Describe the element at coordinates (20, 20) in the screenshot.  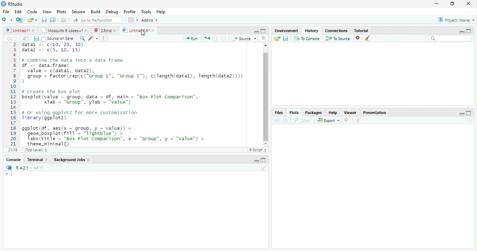
I see `Create a project` at that location.